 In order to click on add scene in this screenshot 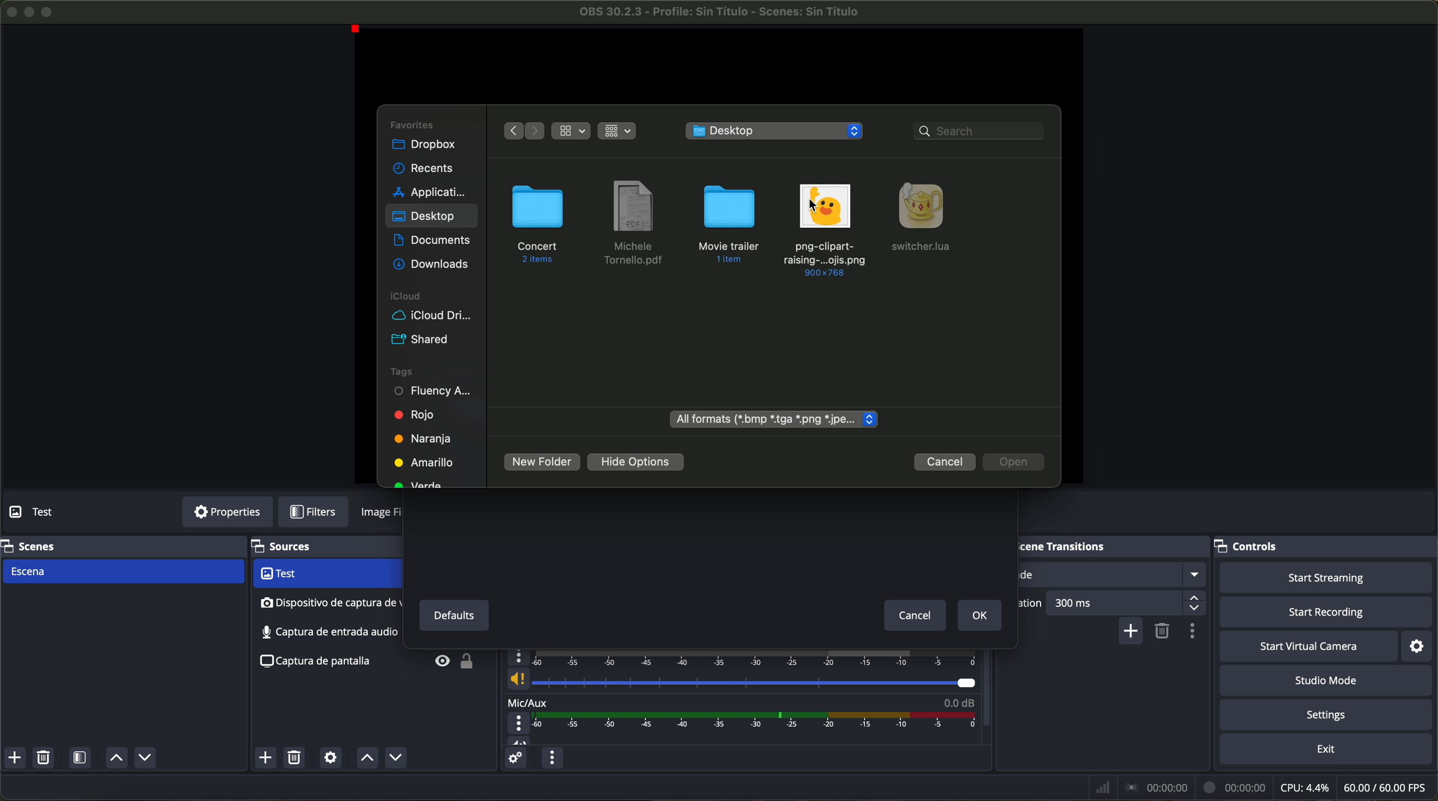, I will do `click(15, 758)`.